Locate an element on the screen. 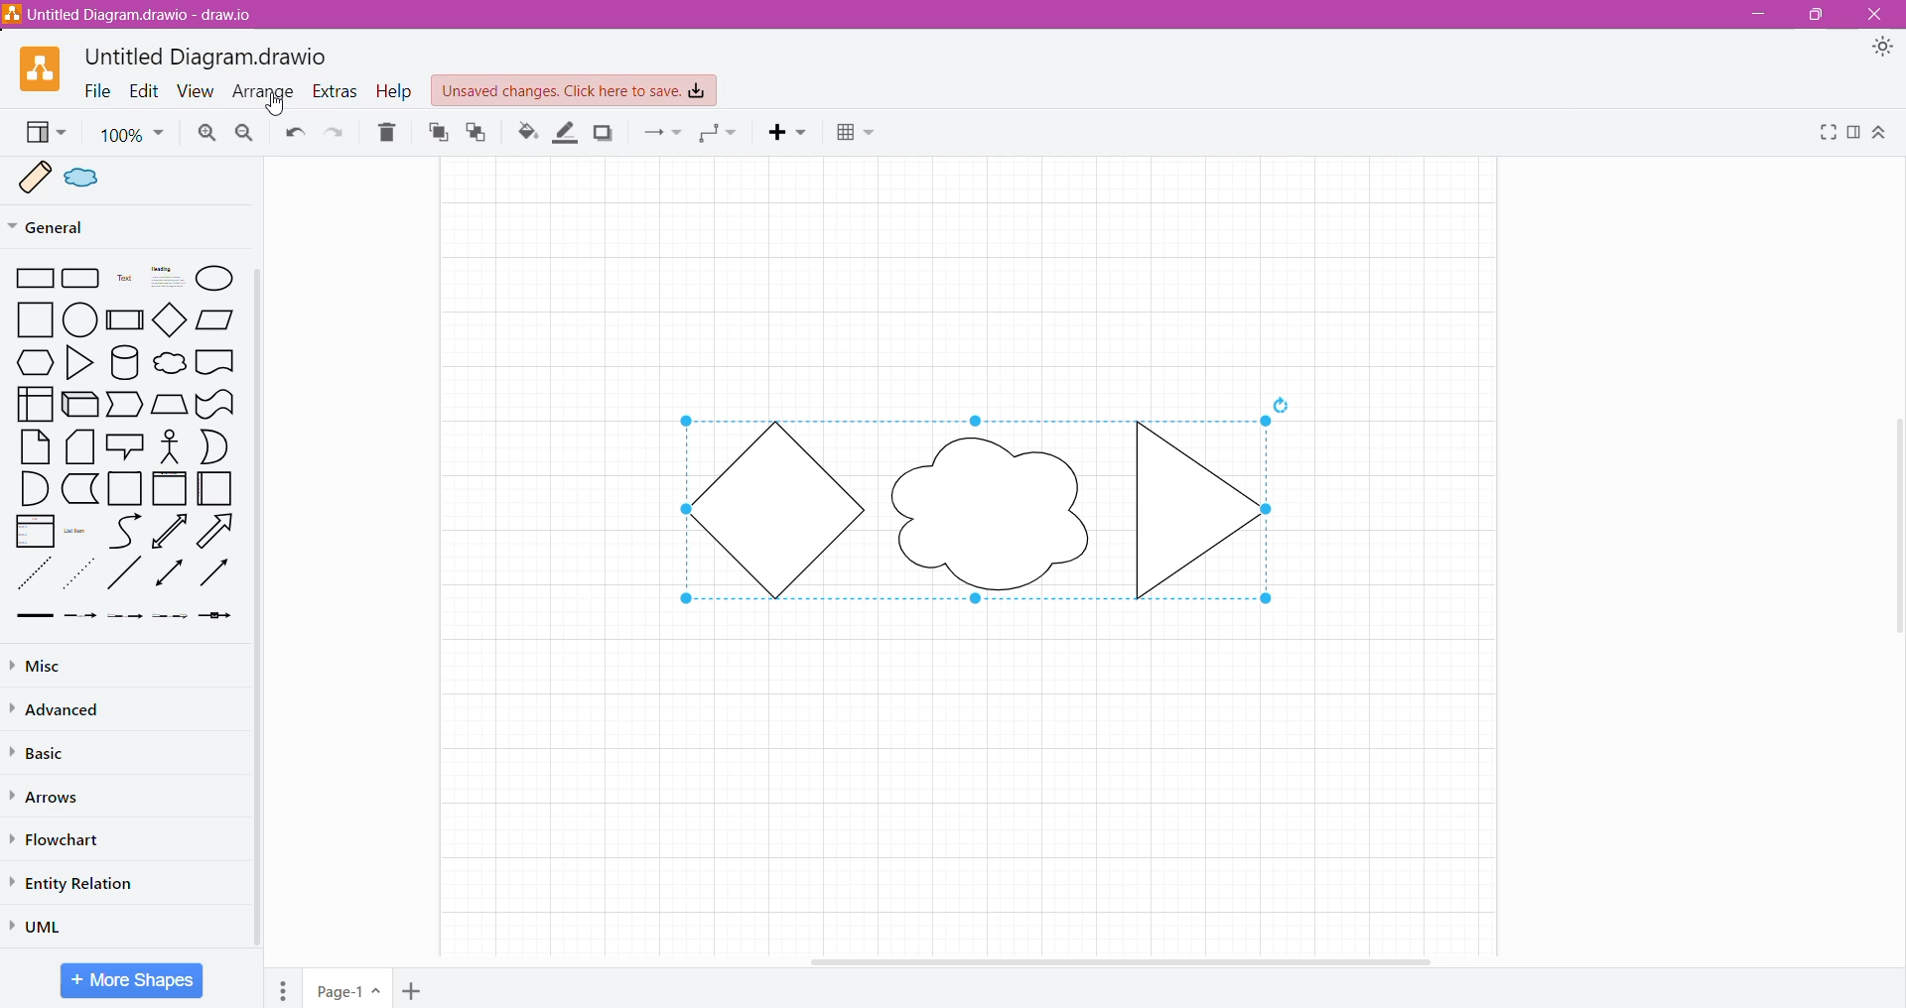 The width and height of the screenshot is (1906, 1008). Entity Relation is located at coordinates (84, 883).